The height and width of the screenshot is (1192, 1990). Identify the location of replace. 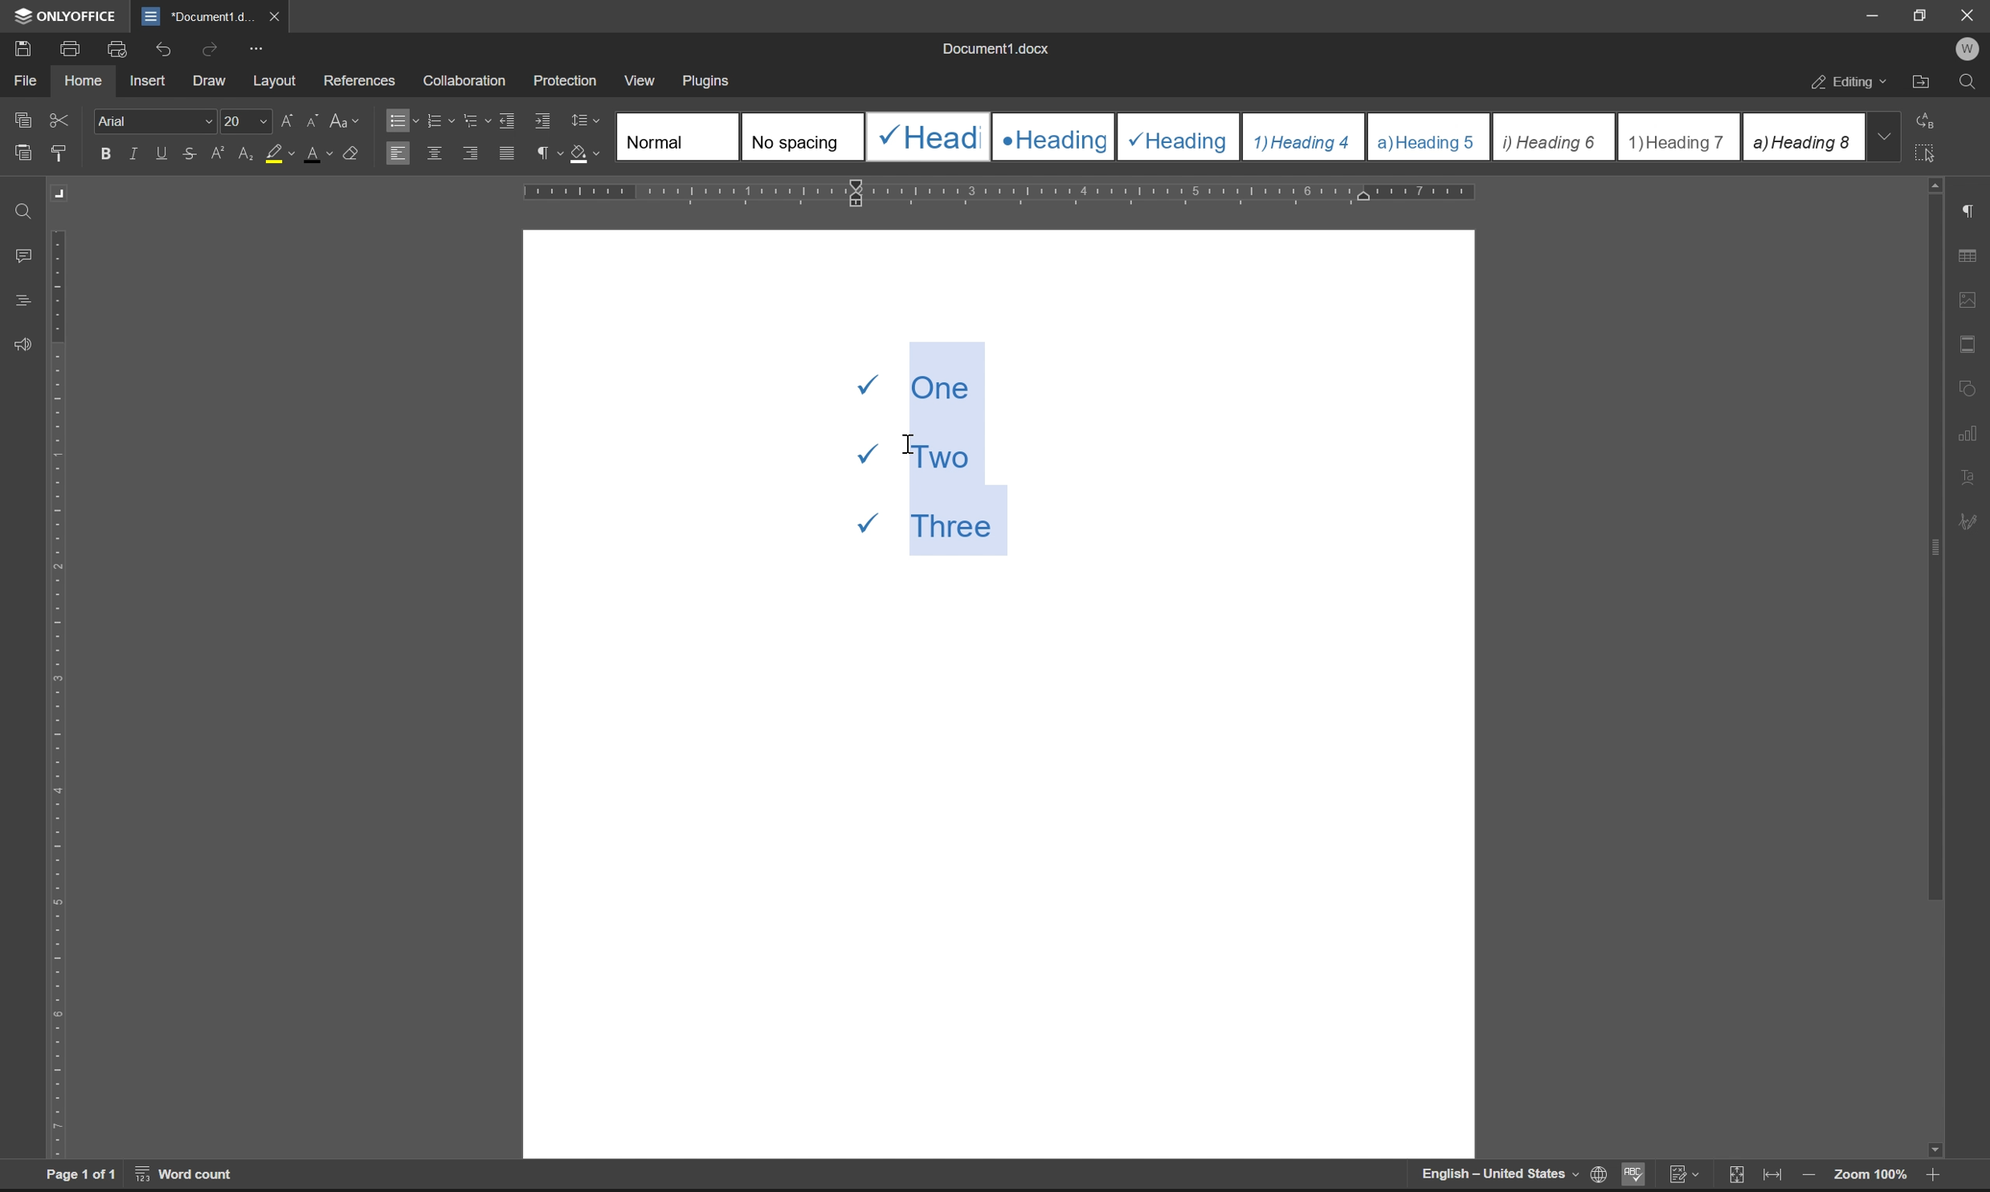
(1931, 119).